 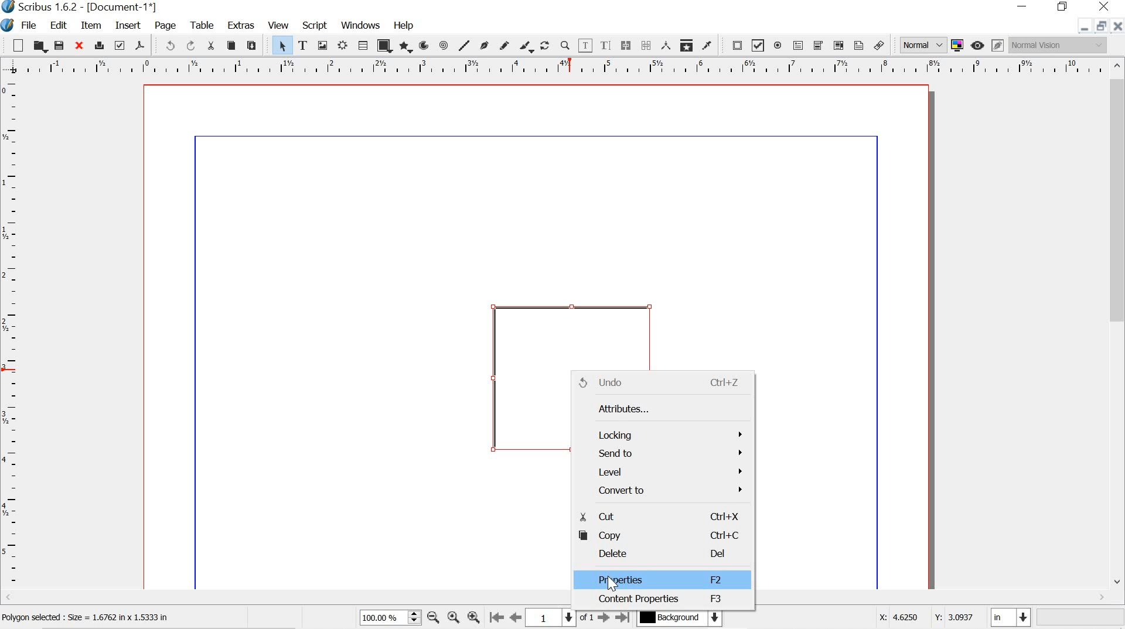 I want to click on freehand line, so click(x=506, y=46).